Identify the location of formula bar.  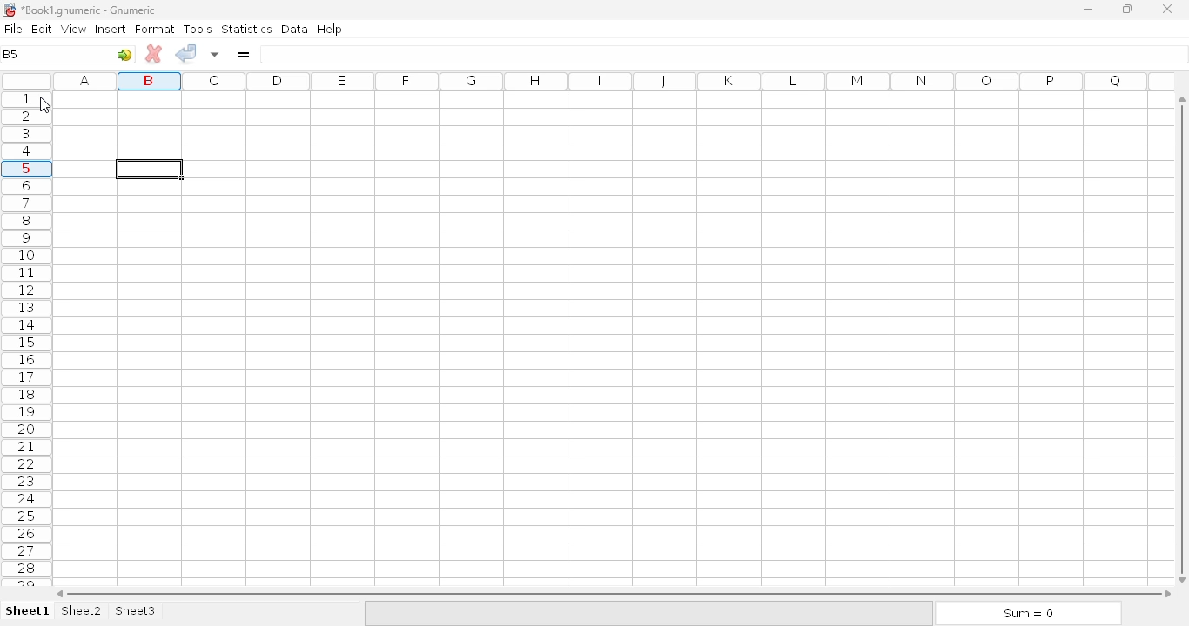
(725, 54).